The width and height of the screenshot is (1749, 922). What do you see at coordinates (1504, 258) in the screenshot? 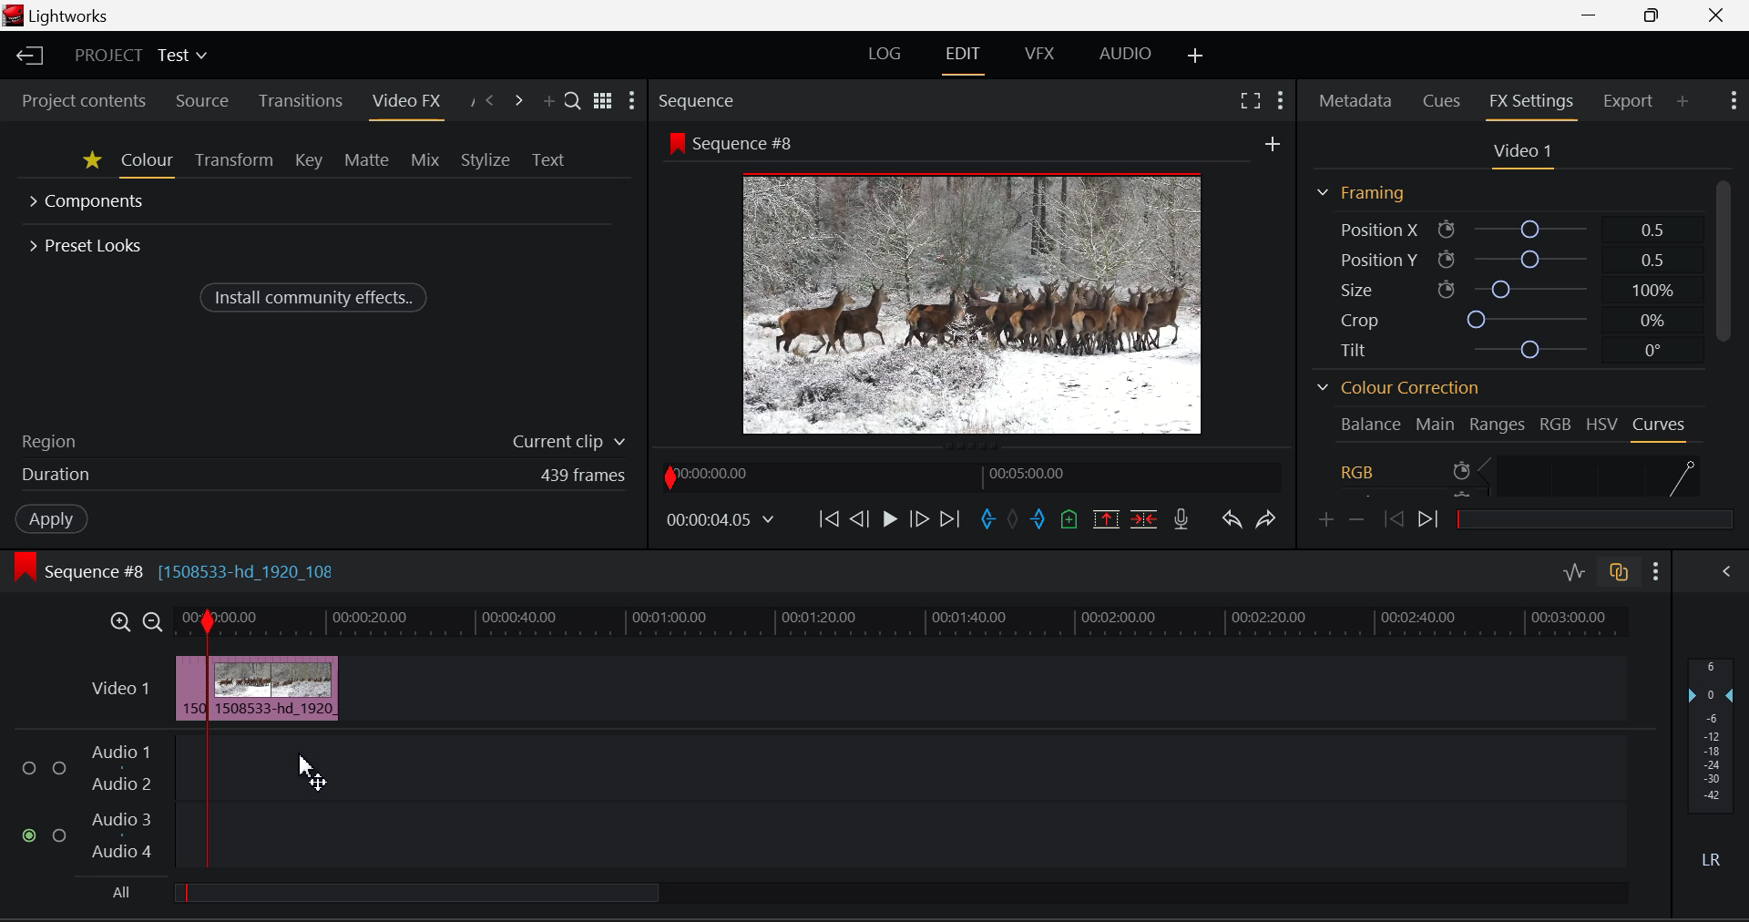
I see `Position Y` at bounding box center [1504, 258].